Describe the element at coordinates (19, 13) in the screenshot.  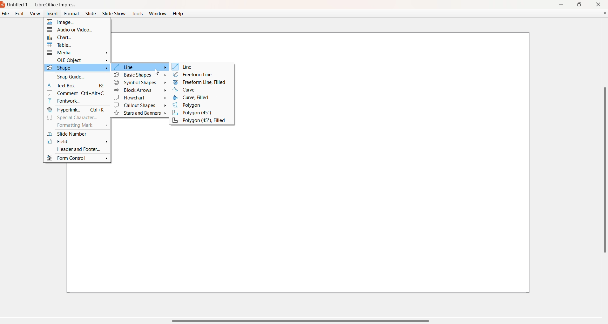
I see `Edit` at that location.